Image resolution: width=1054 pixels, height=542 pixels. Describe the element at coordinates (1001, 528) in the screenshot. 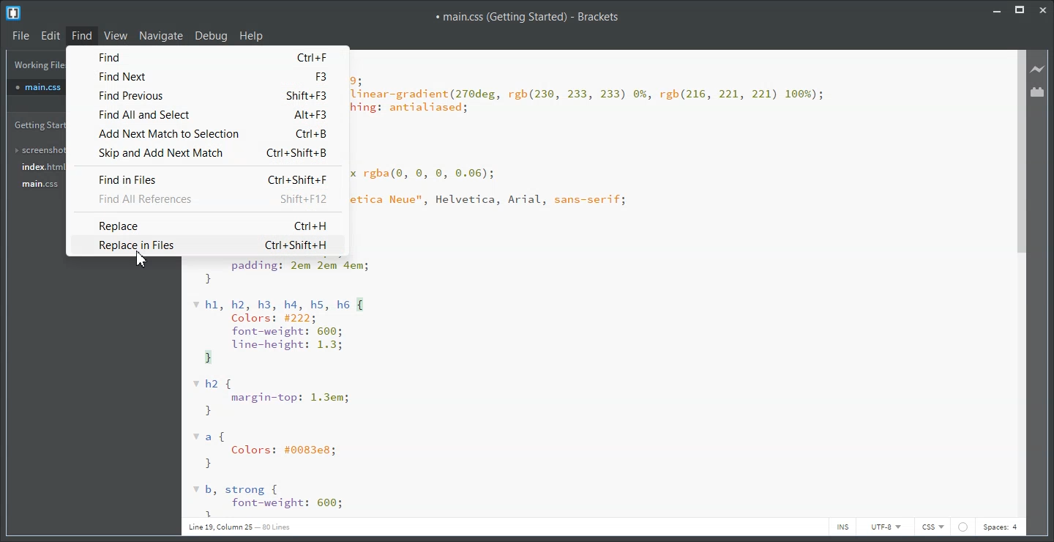

I see `Spaces: 4` at that location.